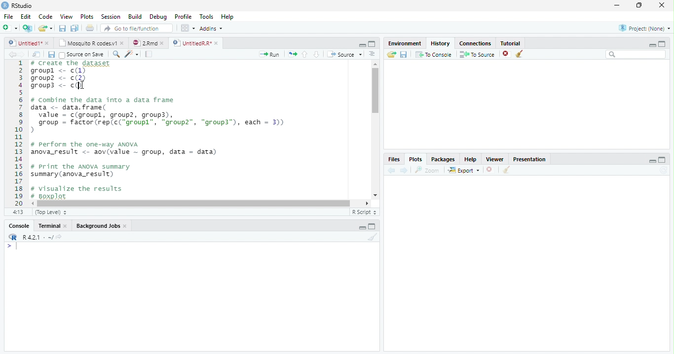 This screenshot has height=354, width=674. I want to click on Rstudio, so click(16, 4).